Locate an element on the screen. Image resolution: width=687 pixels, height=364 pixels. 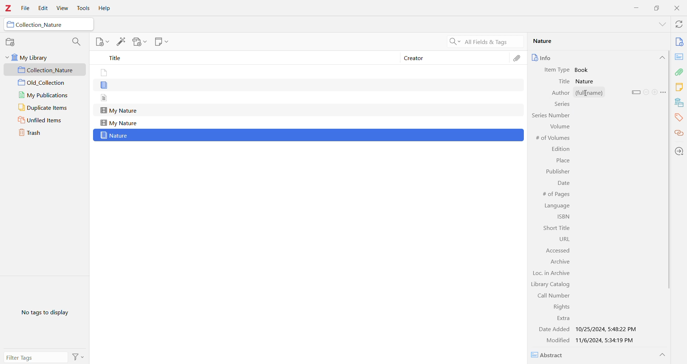
item without title  is located at coordinates (104, 98).